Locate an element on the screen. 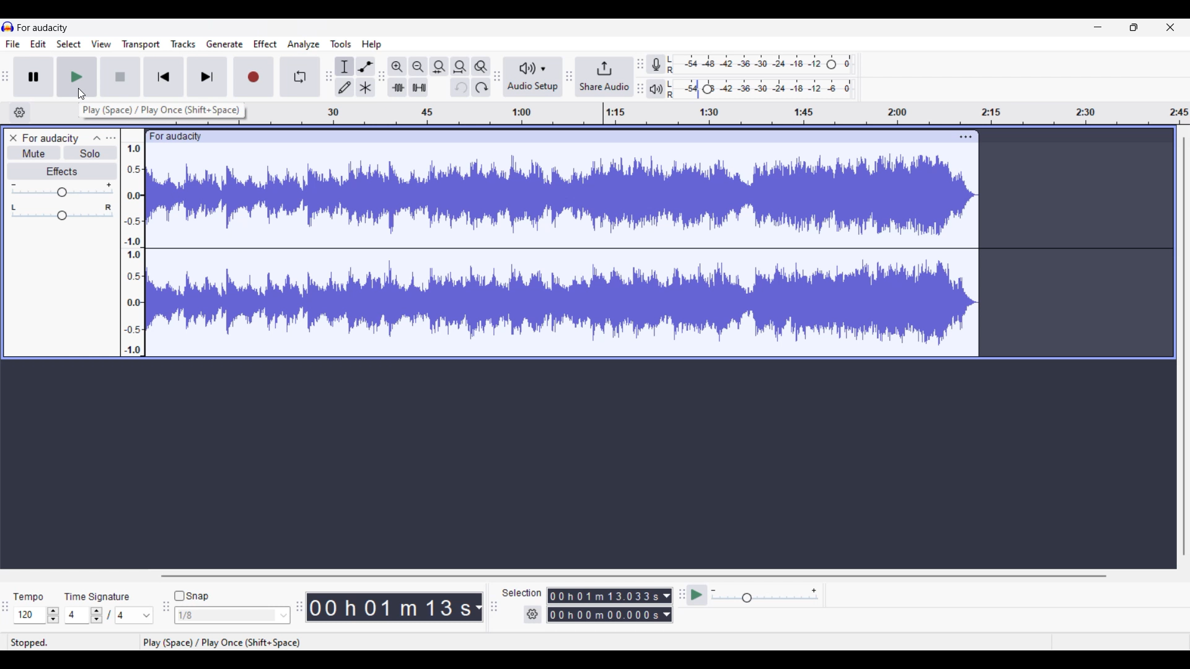 The height and width of the screenshot is (669, 1190). Track name is located at coordinates (51, 139).